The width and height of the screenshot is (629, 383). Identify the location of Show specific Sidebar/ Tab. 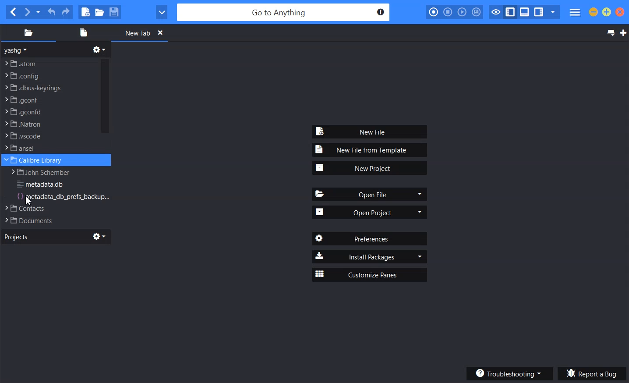
(553, 12).